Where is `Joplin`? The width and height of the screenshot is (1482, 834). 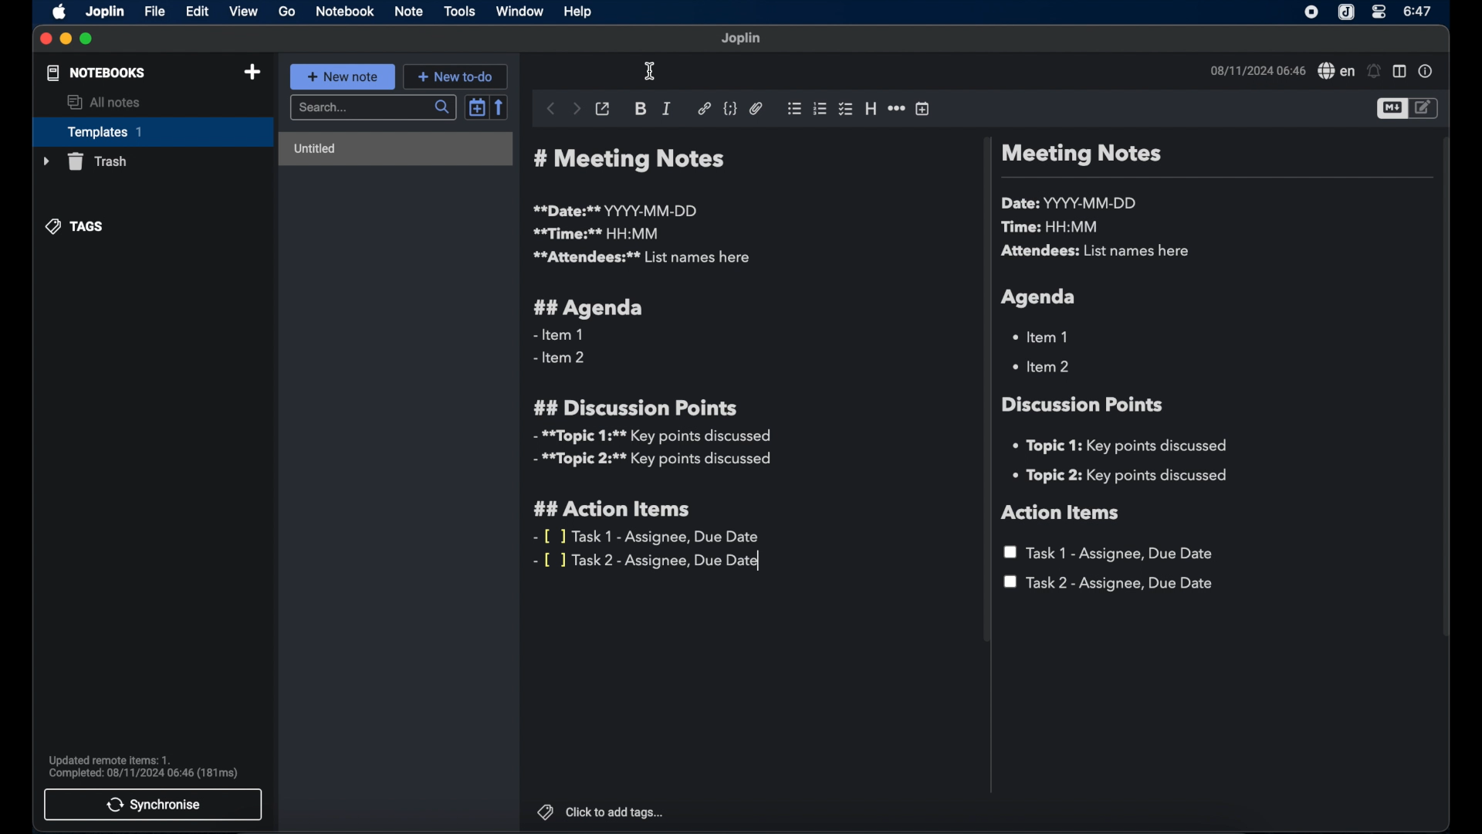 Joplin is located at coordinates (742, 39).